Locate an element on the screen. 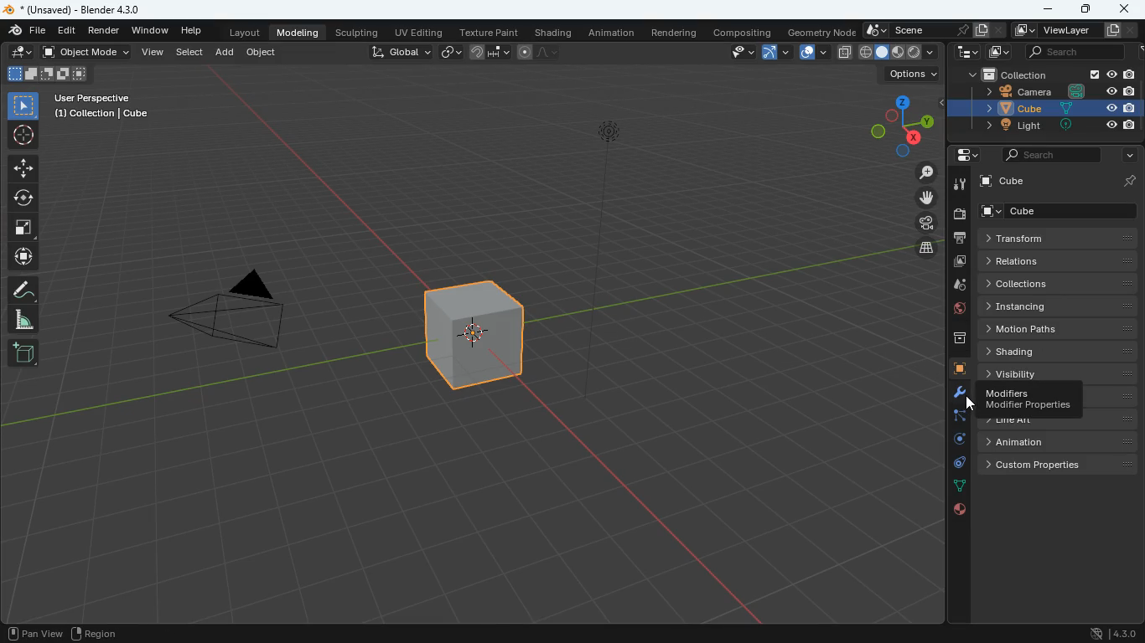 The height and width of the screenshot is (643, 1145). help is located at coordinates (195, 30).